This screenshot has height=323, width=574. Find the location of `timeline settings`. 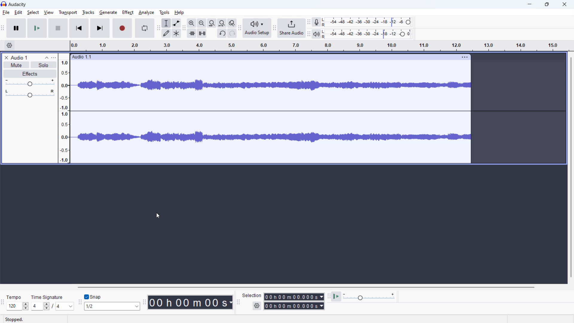

timeline settings is located at coordinates (10, 45).